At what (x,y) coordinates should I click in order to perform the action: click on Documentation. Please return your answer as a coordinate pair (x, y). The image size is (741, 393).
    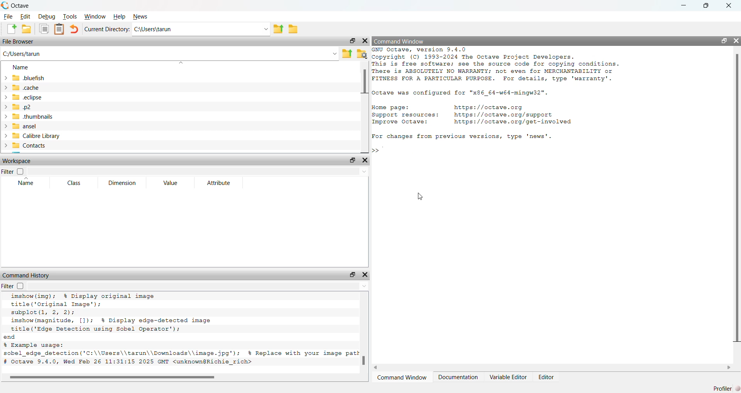
    Looking at the image, I should click on (460, 378).